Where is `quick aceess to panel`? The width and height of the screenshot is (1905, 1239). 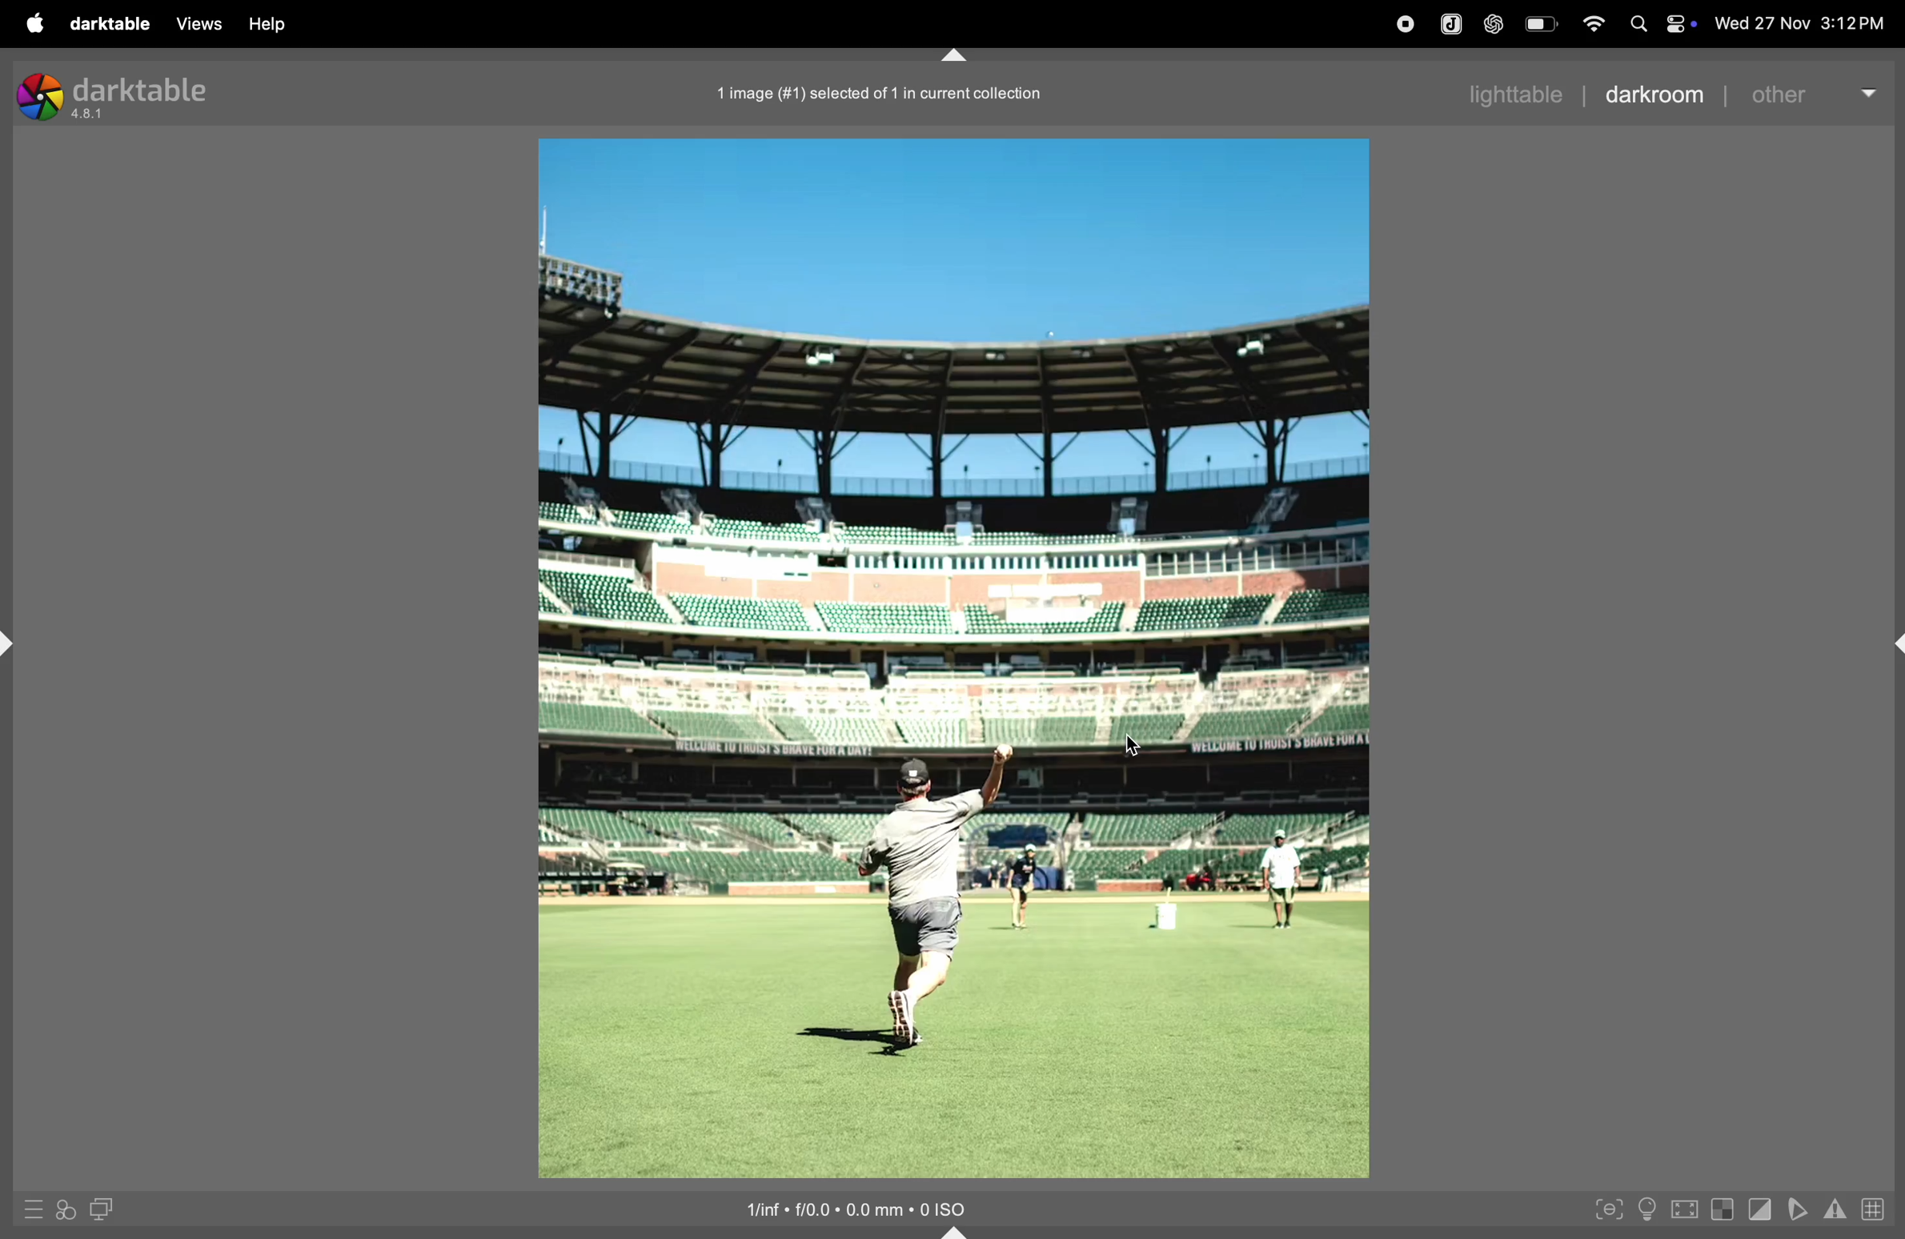
quick aceess to panel is located at coordinates (35, 1208).